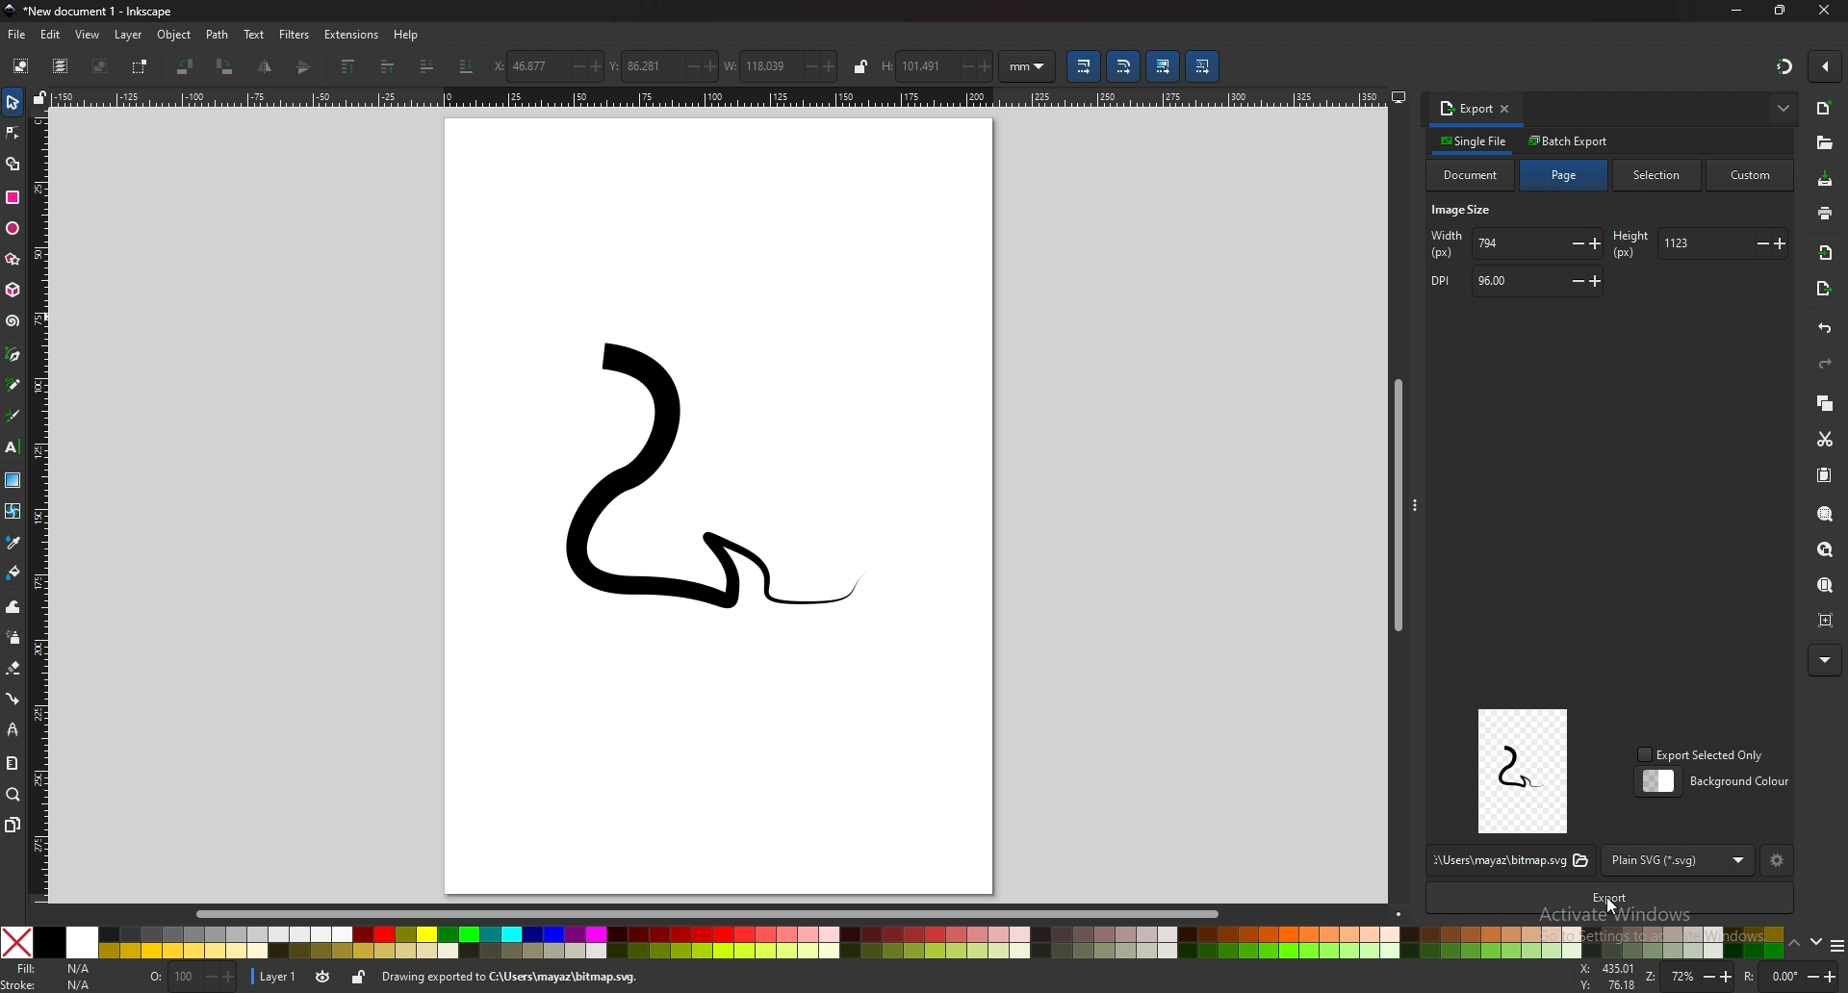 This screenshot has height=993, width=1848. I want to click on width, so click(1517, 244).